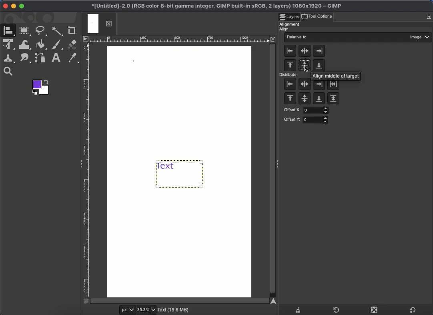 This screenshot has width=433, height=315. What do you see at coordinates (291, 51) in the screenshot?
I see `Align to the left` at bounding box center [291, 51].